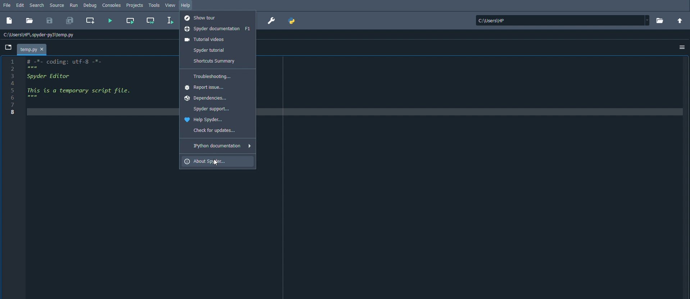 This screenshot has height=299, width=690. I want to click on Tutorial videos, so click(206, 39).